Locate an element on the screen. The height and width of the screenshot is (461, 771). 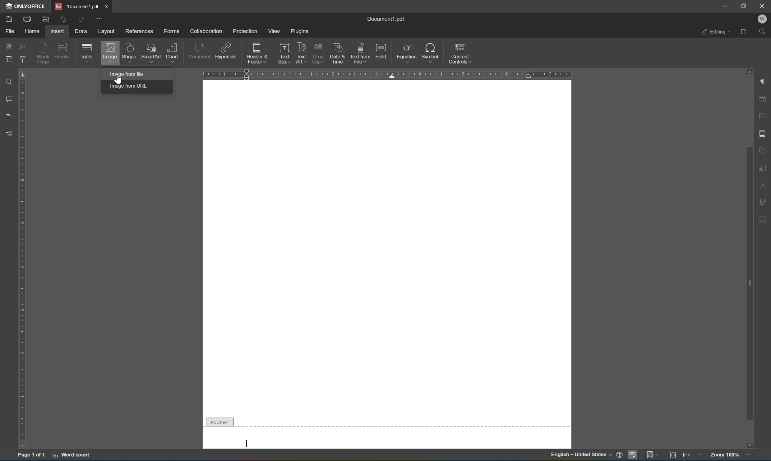
symbol is located at coordinates (430, 52).